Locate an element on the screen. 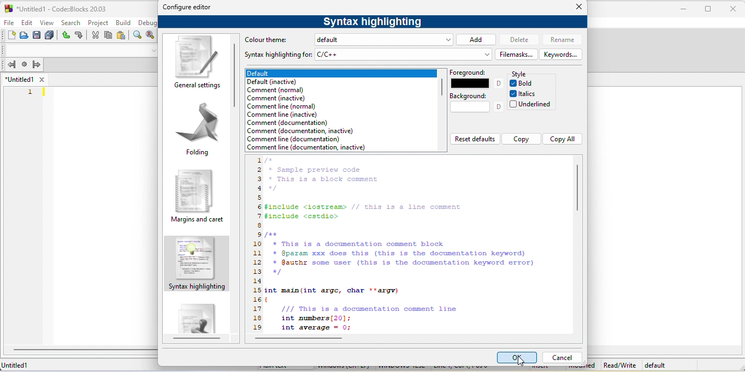  comment documentation inactive is located at coordinates (300, 131).